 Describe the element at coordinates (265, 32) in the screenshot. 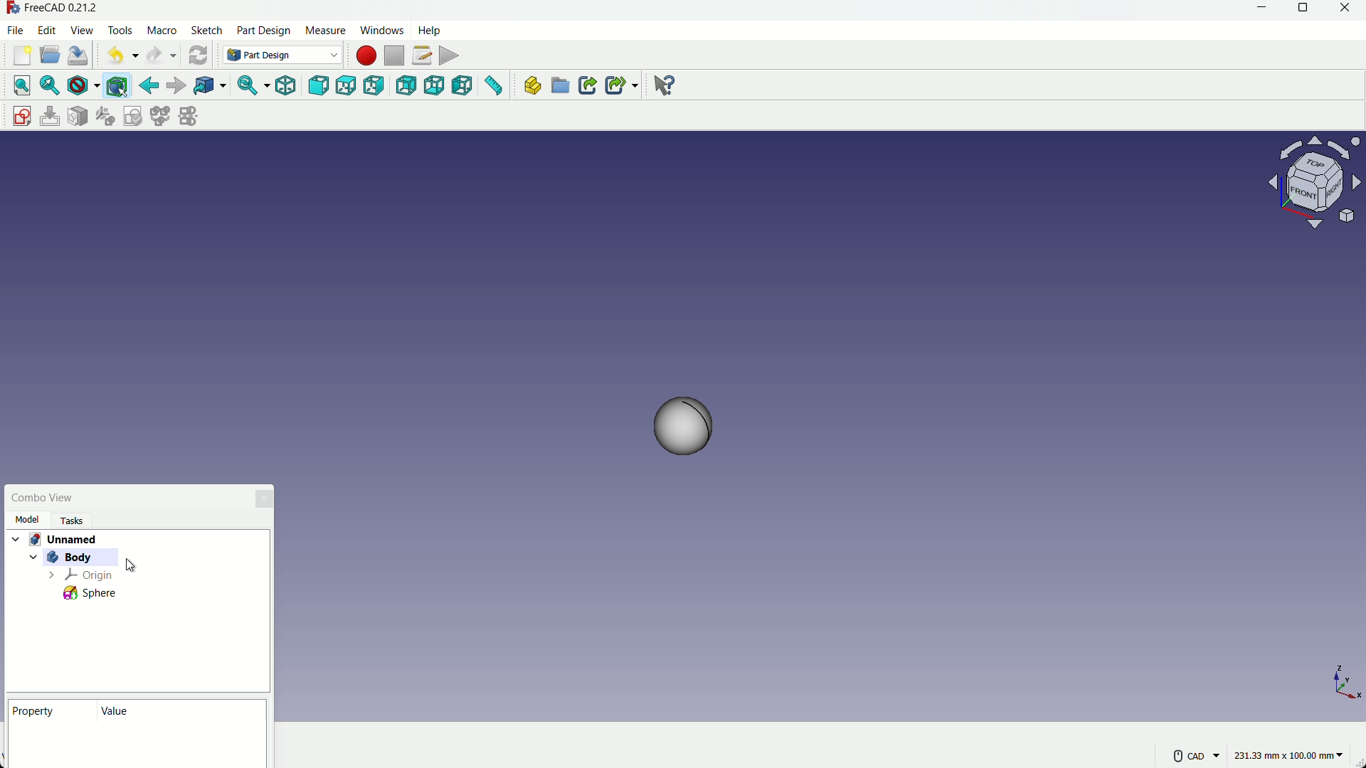

I see `part design menu` at that location.